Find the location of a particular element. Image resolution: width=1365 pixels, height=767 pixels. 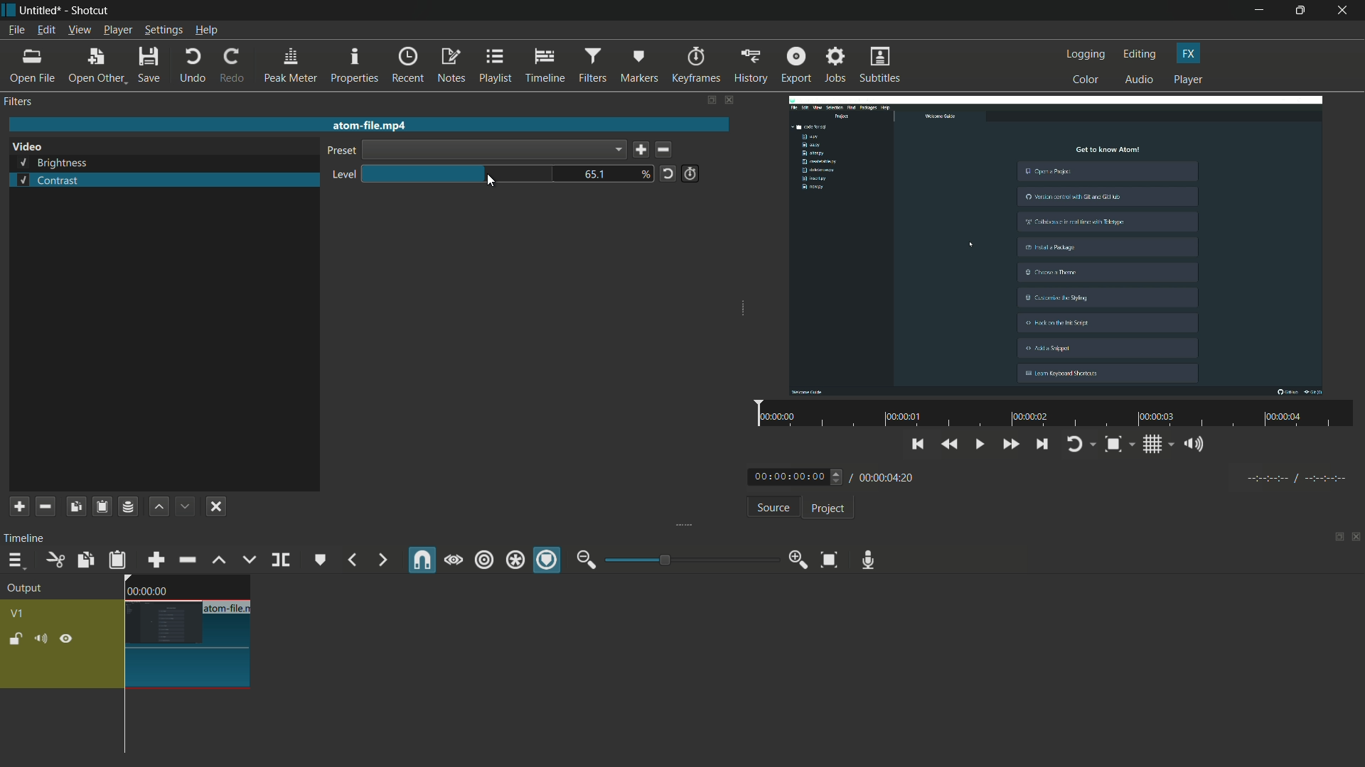

timeline is located at coordinates (27, 538).